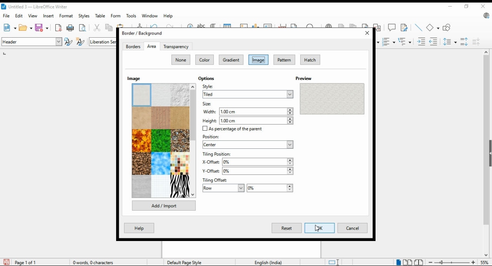 The width and height of the screenshot is (492, 266). I want to click on insert, so click(48, 16).